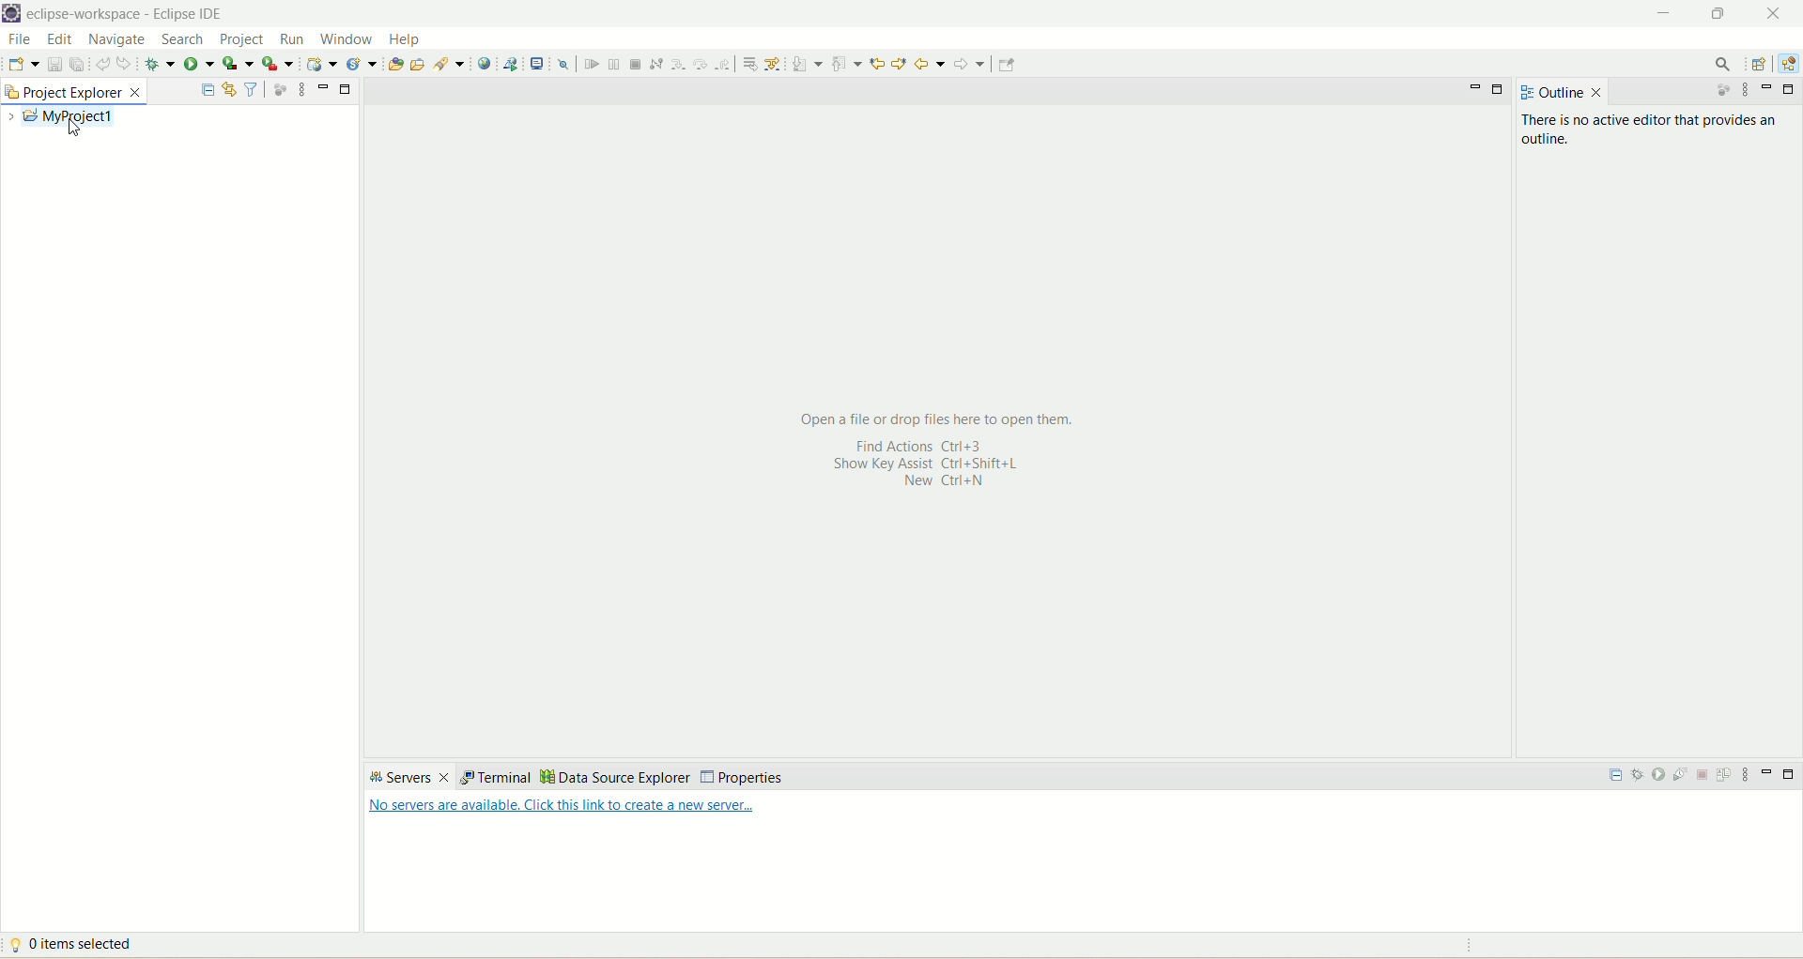 This screenshot has width=1803, height=959. Describe the element at coordinates (1721, 63) in the screenshot. I see `search` at that location.